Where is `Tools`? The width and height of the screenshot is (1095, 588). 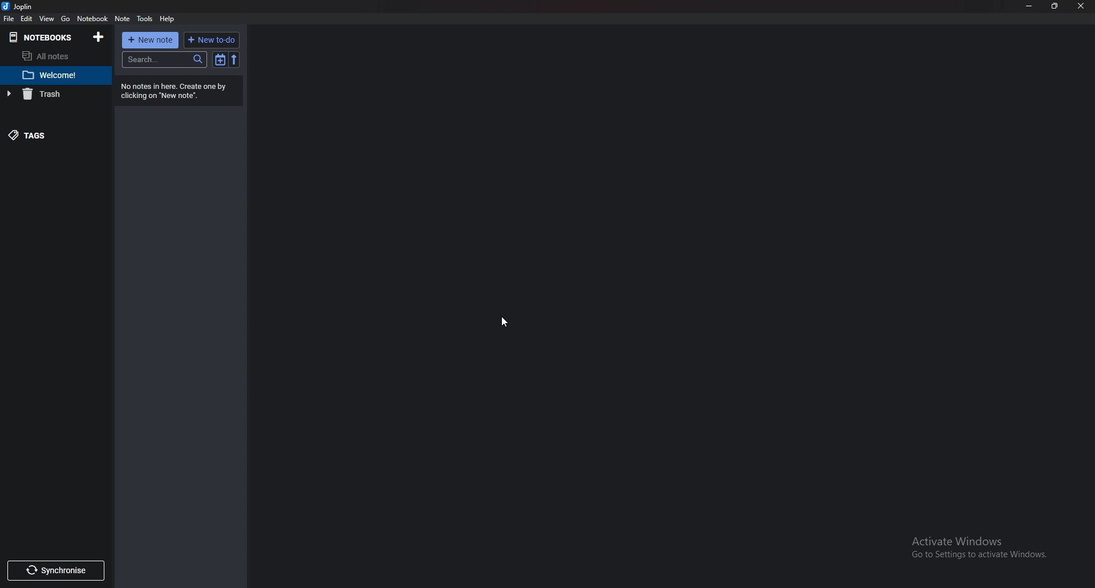 Tools is located at coordinates (145, 19).